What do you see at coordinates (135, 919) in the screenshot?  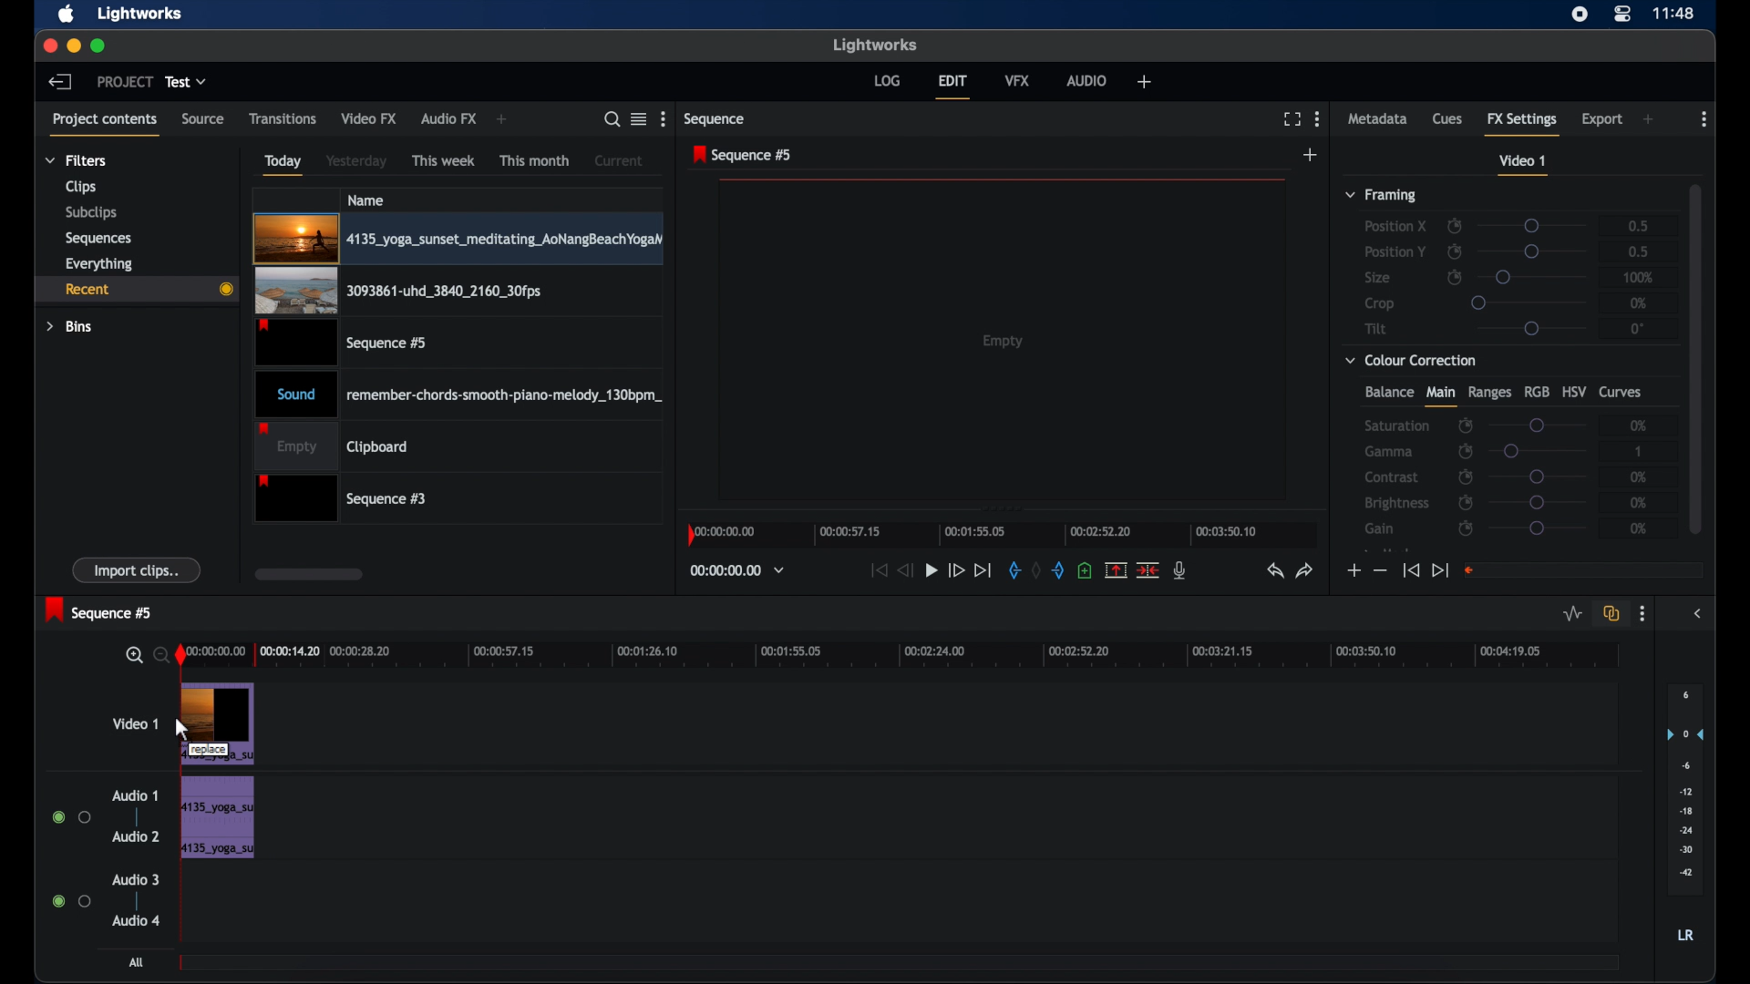 I see `audio 4` at bounding box center [135, 919].